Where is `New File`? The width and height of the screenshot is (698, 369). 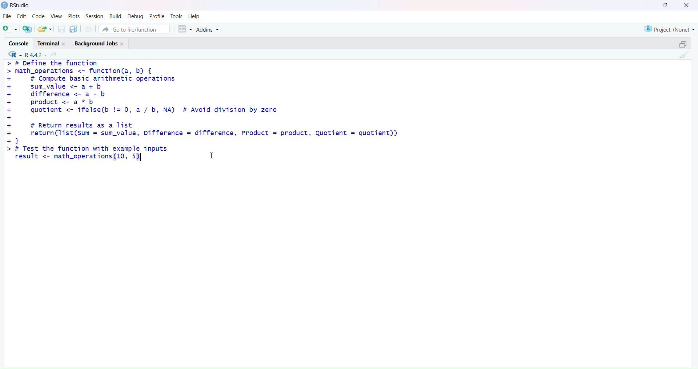 New File is located at coordinates (9, 28).